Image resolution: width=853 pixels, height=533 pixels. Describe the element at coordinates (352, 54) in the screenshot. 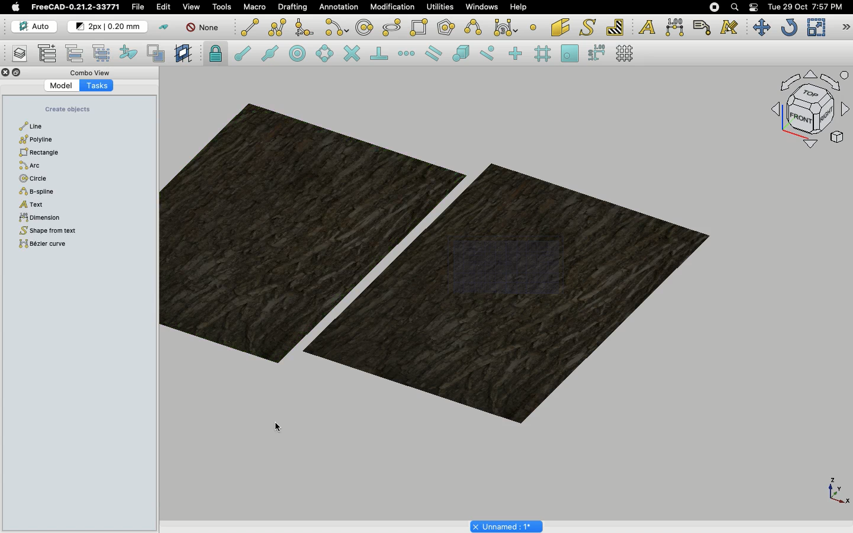

I see `Snap intersection` at that location.